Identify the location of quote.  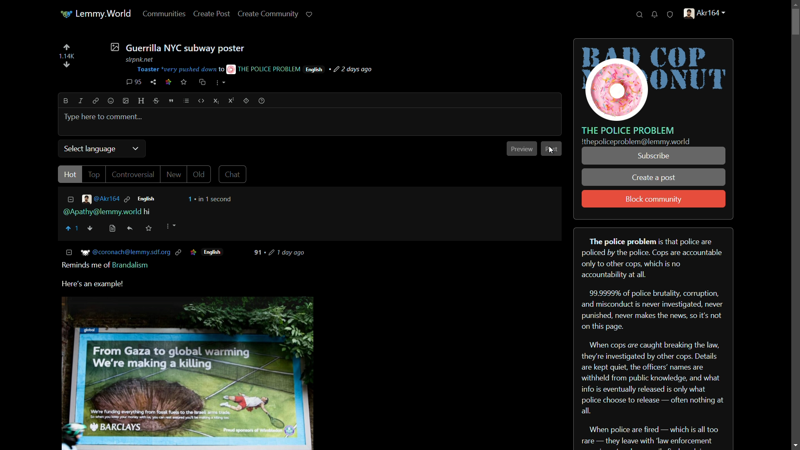
(172, 101).